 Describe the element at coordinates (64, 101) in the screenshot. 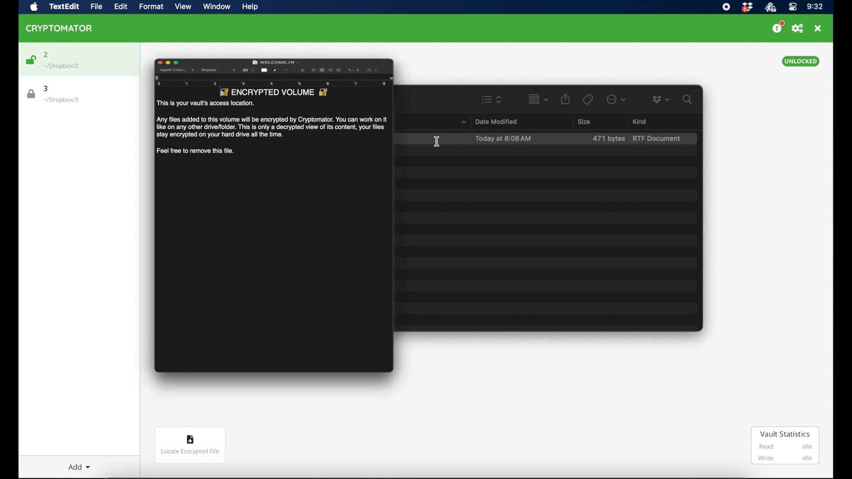

I see `vault location` at that location.